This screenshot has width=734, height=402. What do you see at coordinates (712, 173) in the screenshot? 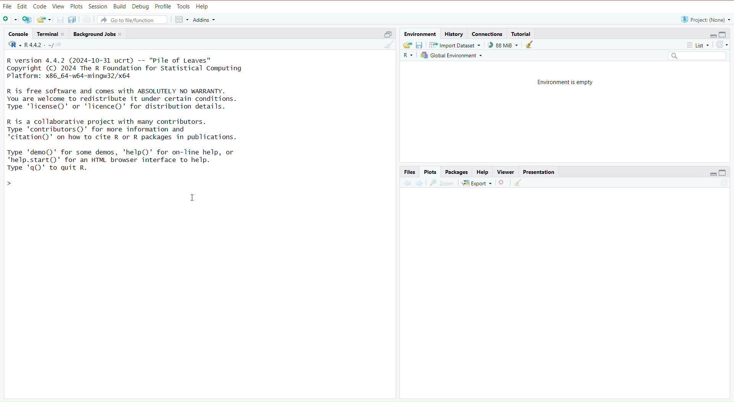
I see `expand` at bounding box center [712, 173].